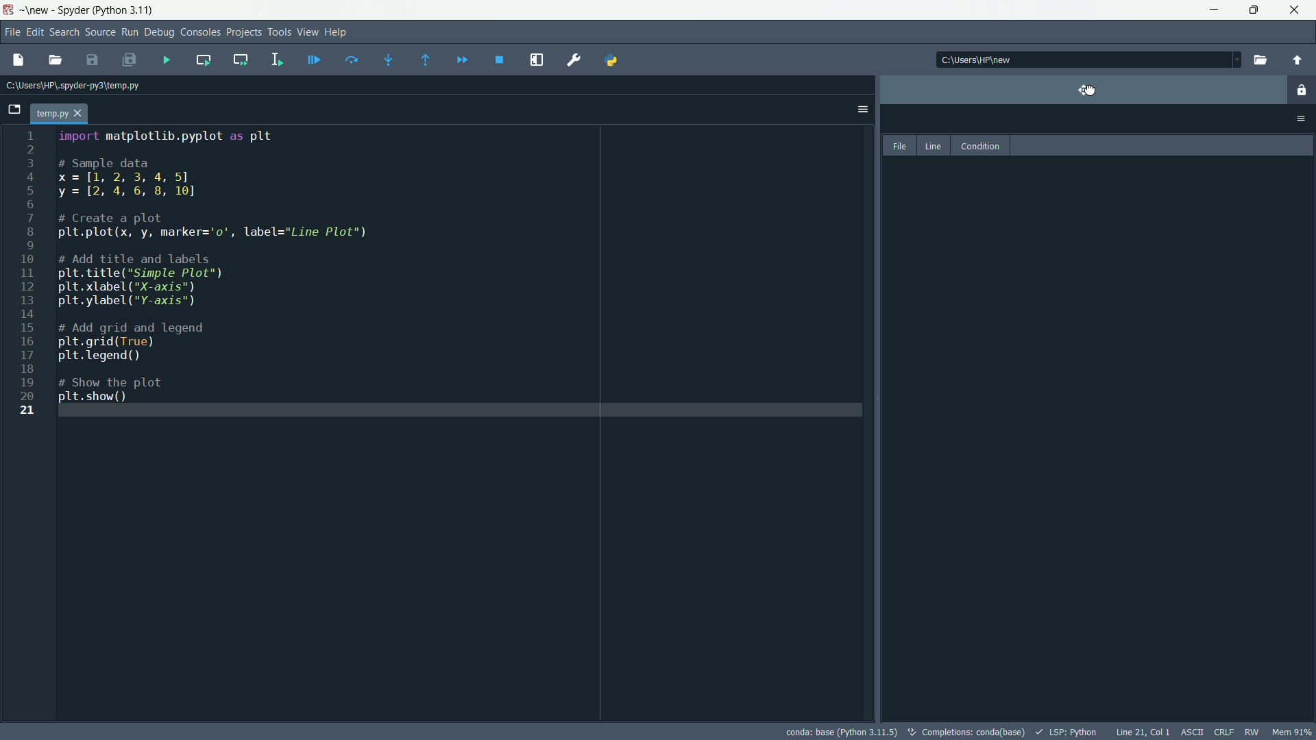  Describe the element at coordinates (1191, 732) in the screenshot. I see `ASCII` at that location.